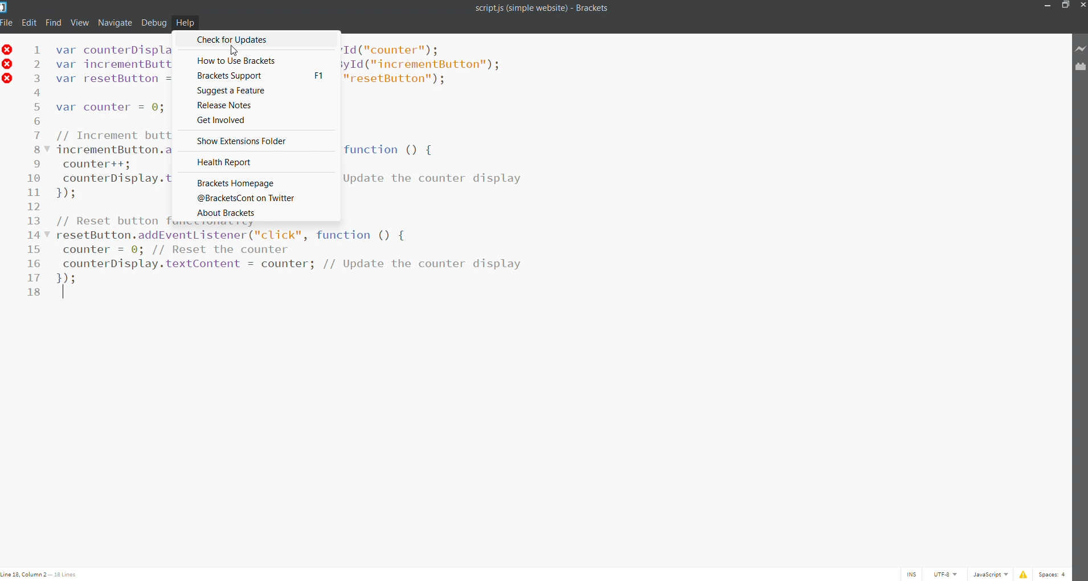  I want to click on file type, so click(989, 574).